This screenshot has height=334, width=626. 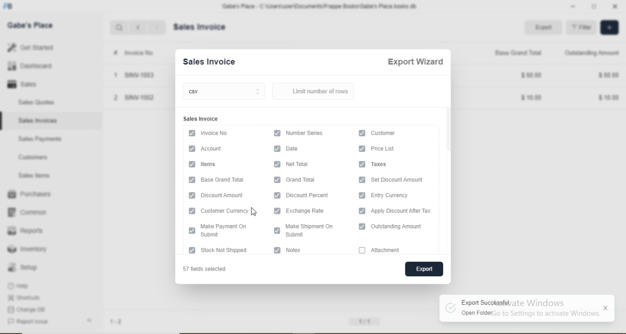 I want to click on minimise, so click(x=573, y=6).